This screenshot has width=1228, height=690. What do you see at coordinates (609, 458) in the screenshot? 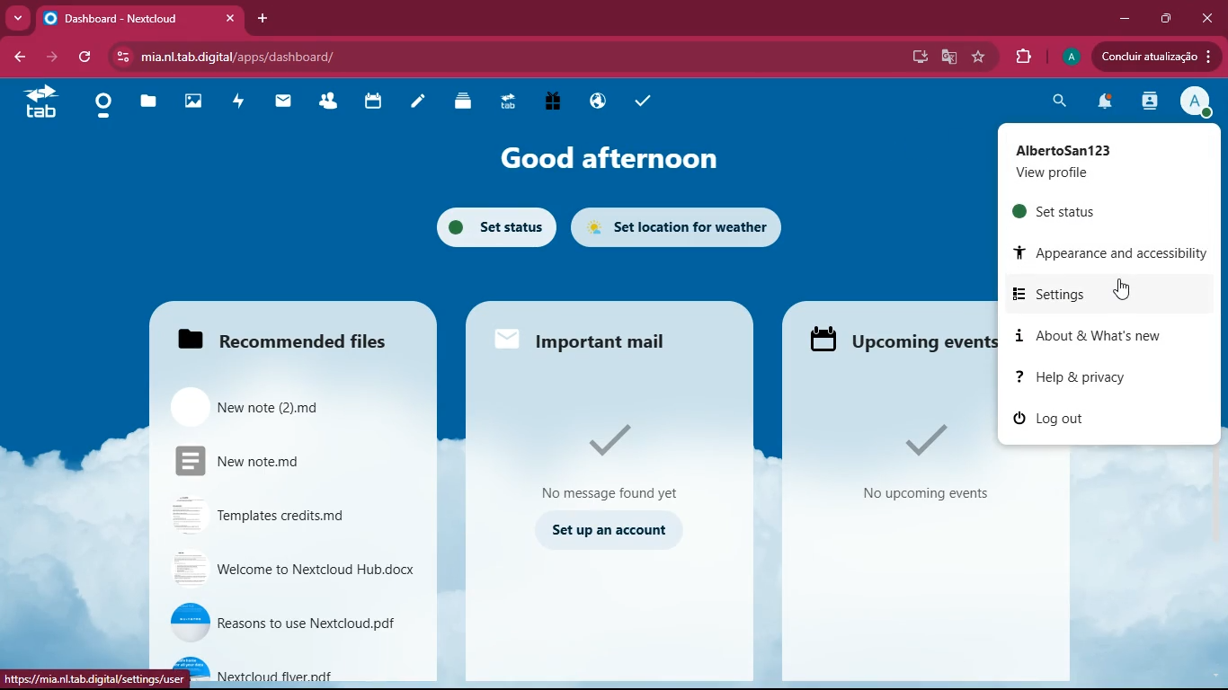
I see `message` at bounding box center [609, 458].